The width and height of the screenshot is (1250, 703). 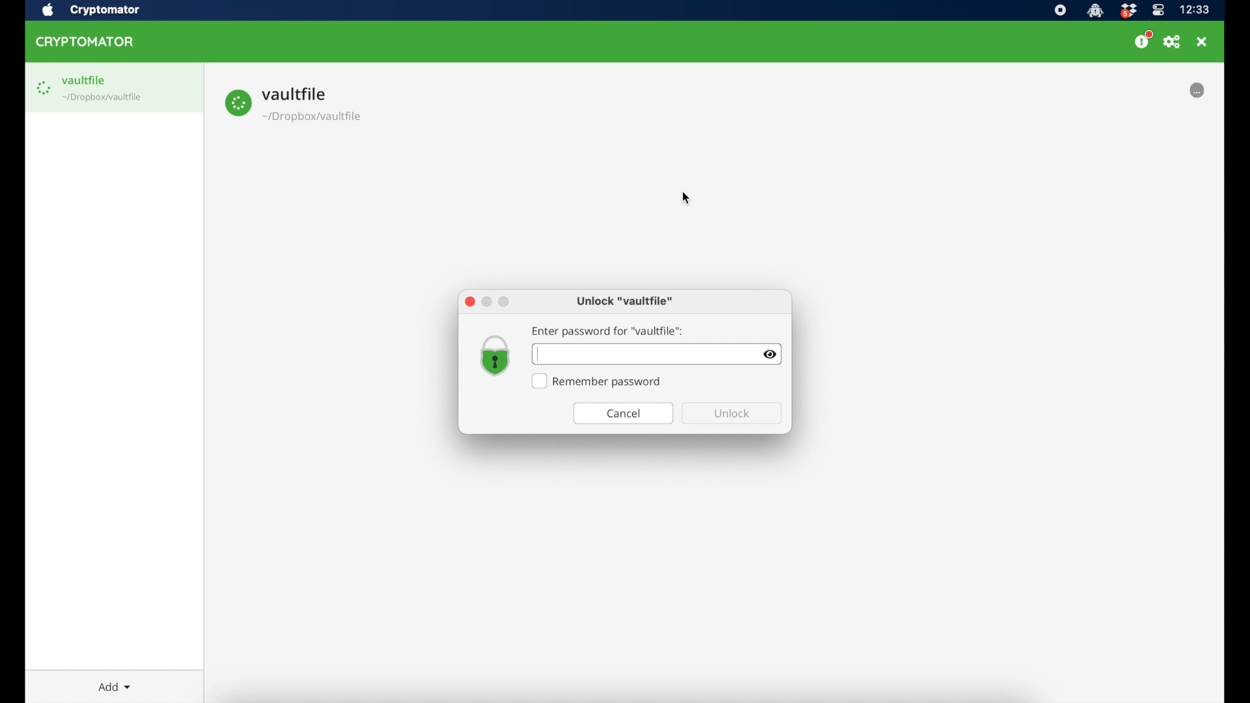 I want to click on cryptomator icon, so click(x=1094, y=10).